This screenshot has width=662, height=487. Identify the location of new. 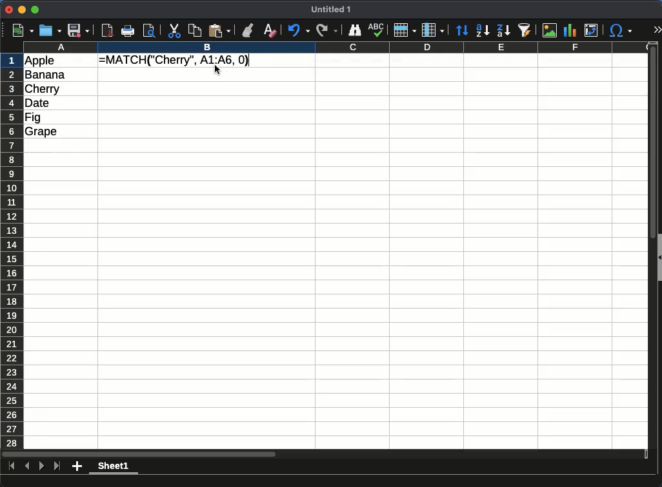
(23, 31).